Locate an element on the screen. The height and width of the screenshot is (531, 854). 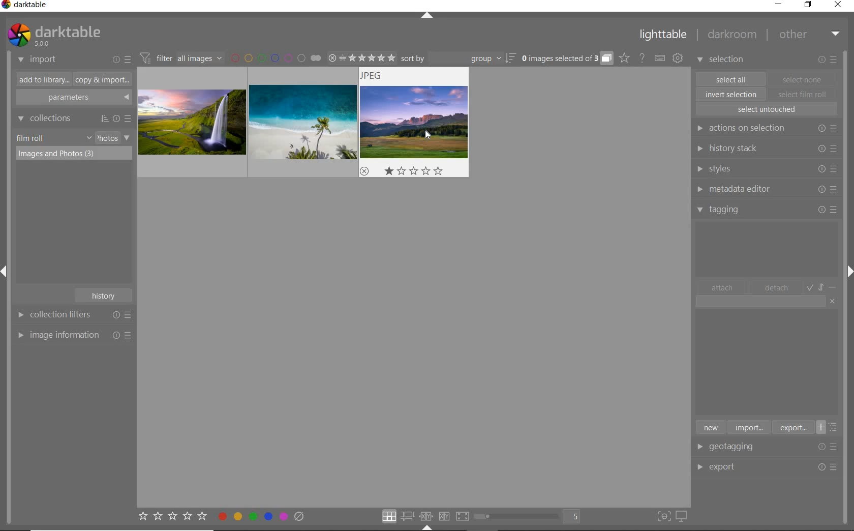
filter images based on their module order is located at coordinates (179, 57).